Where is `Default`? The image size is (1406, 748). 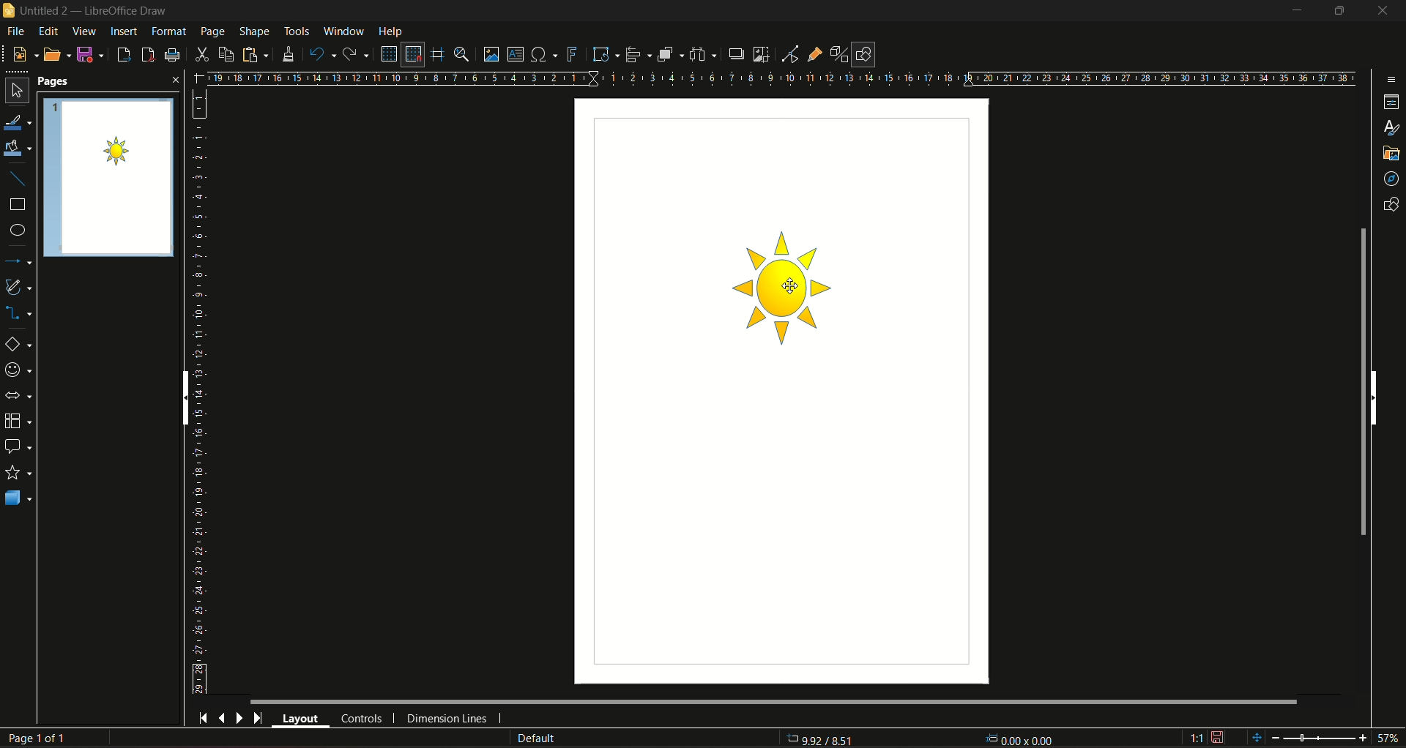
Default is located at coordinates (535, 738).